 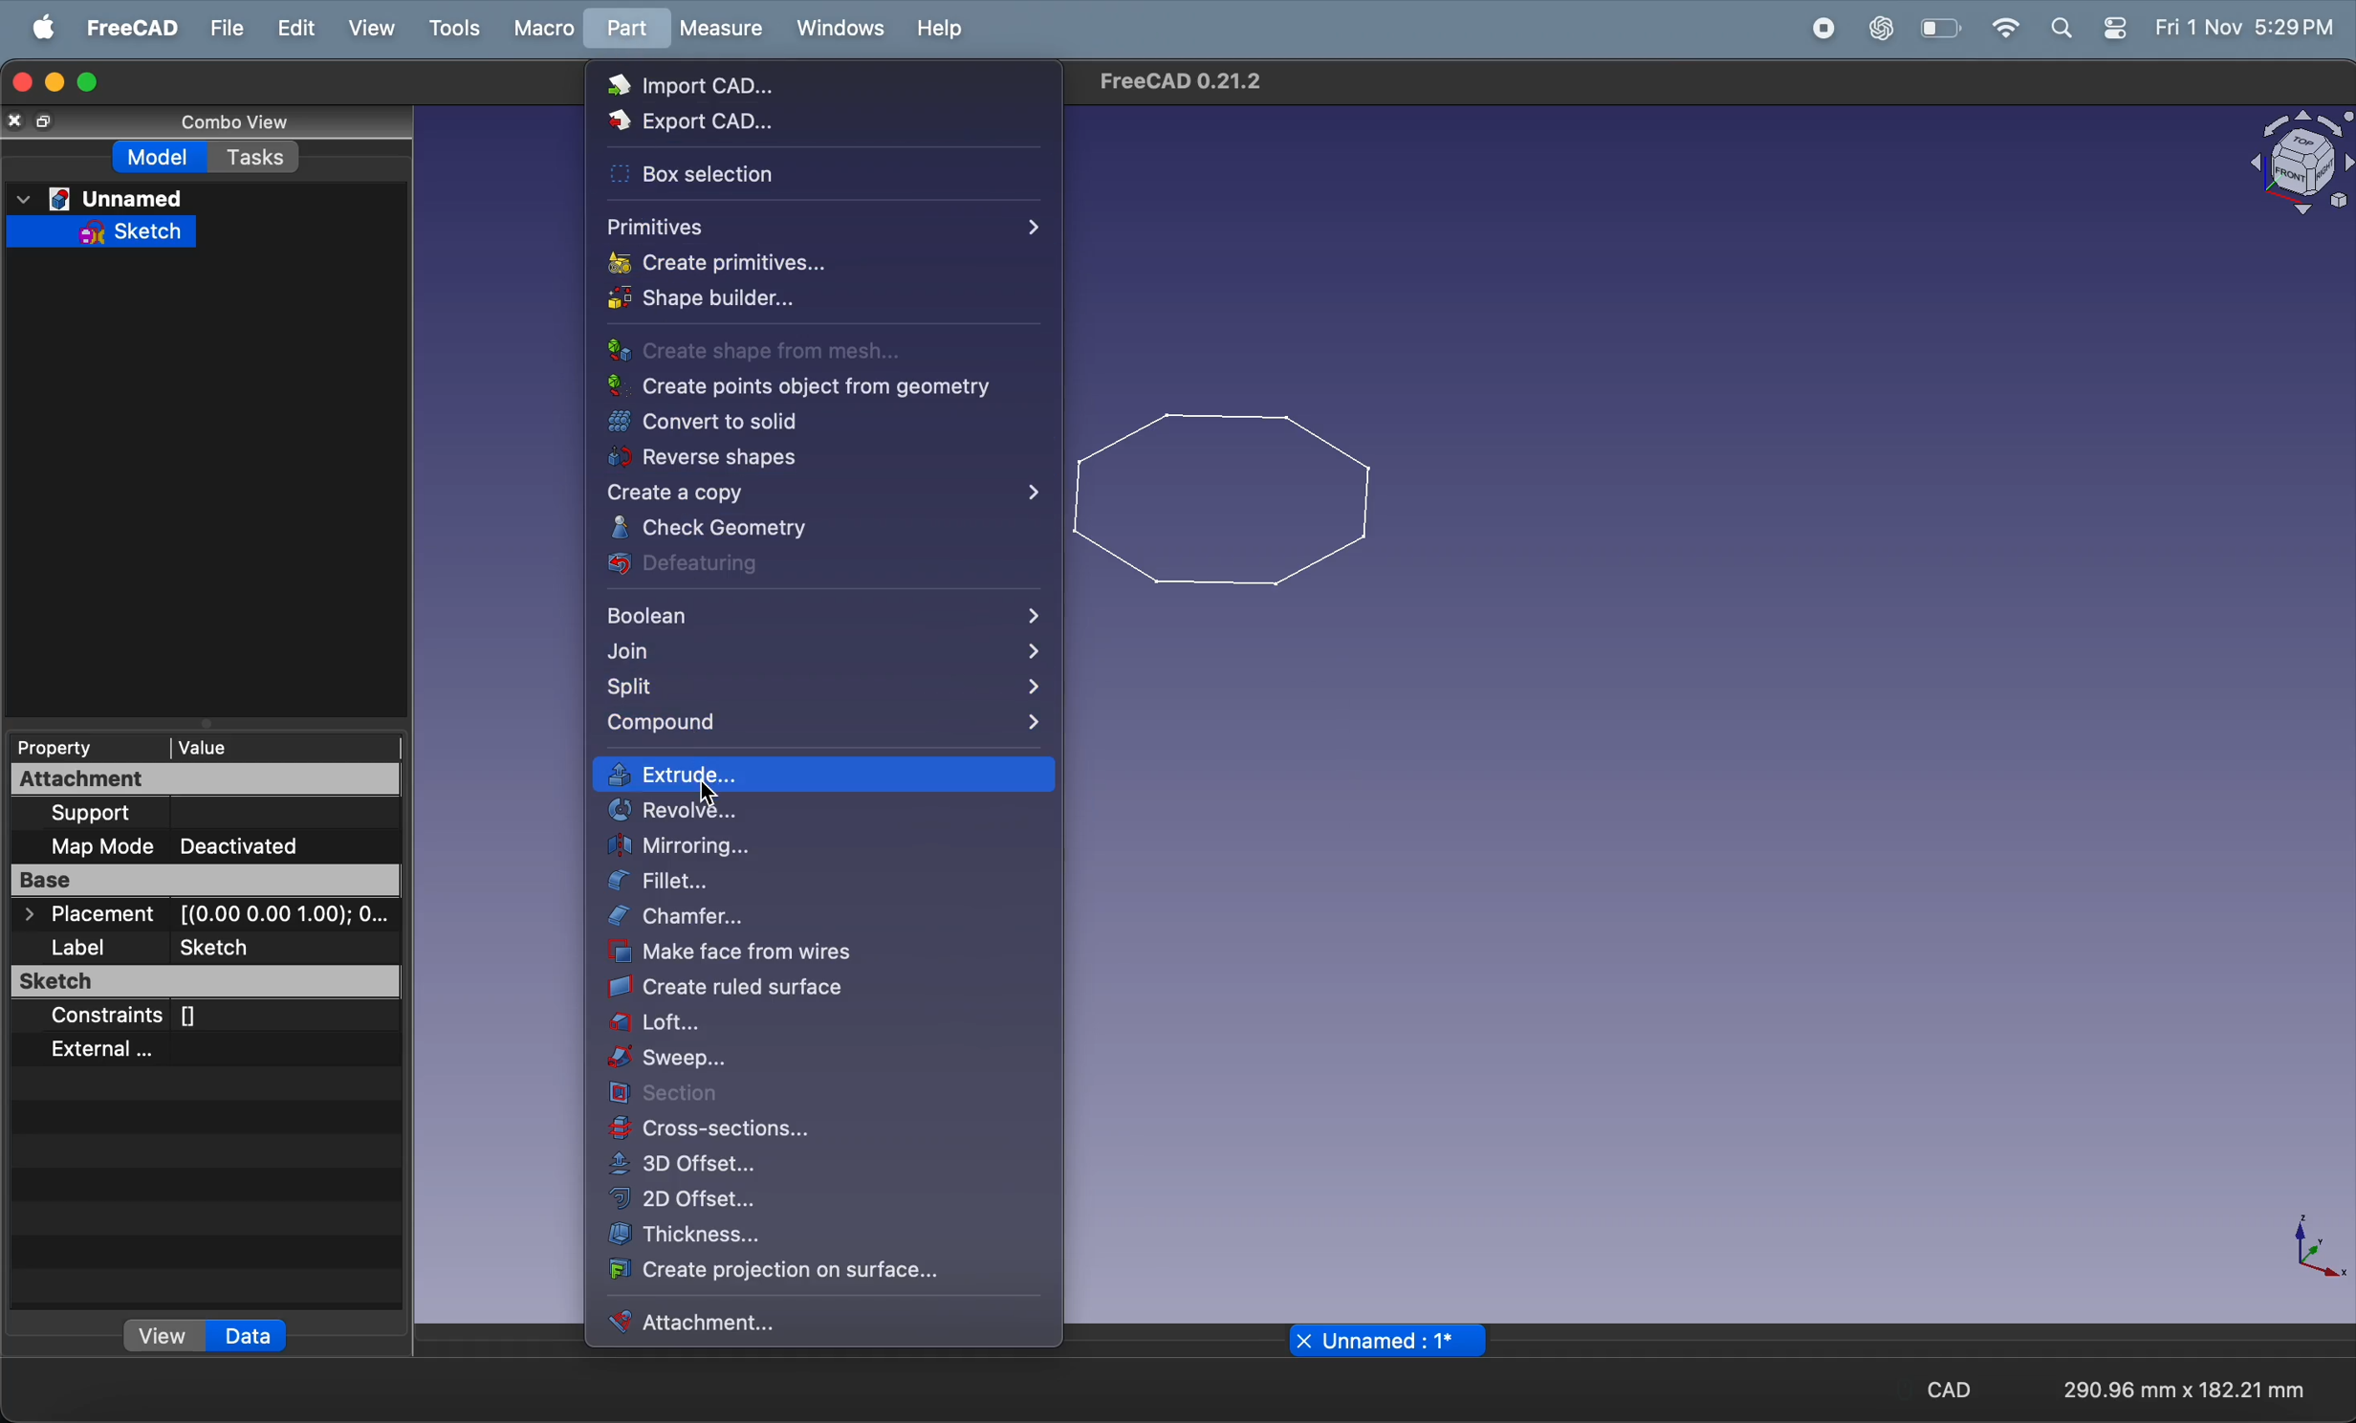 What do you see at coordinates (825, 1098) in the screenshot?
I see `section` at bounding box center [825, 1098].